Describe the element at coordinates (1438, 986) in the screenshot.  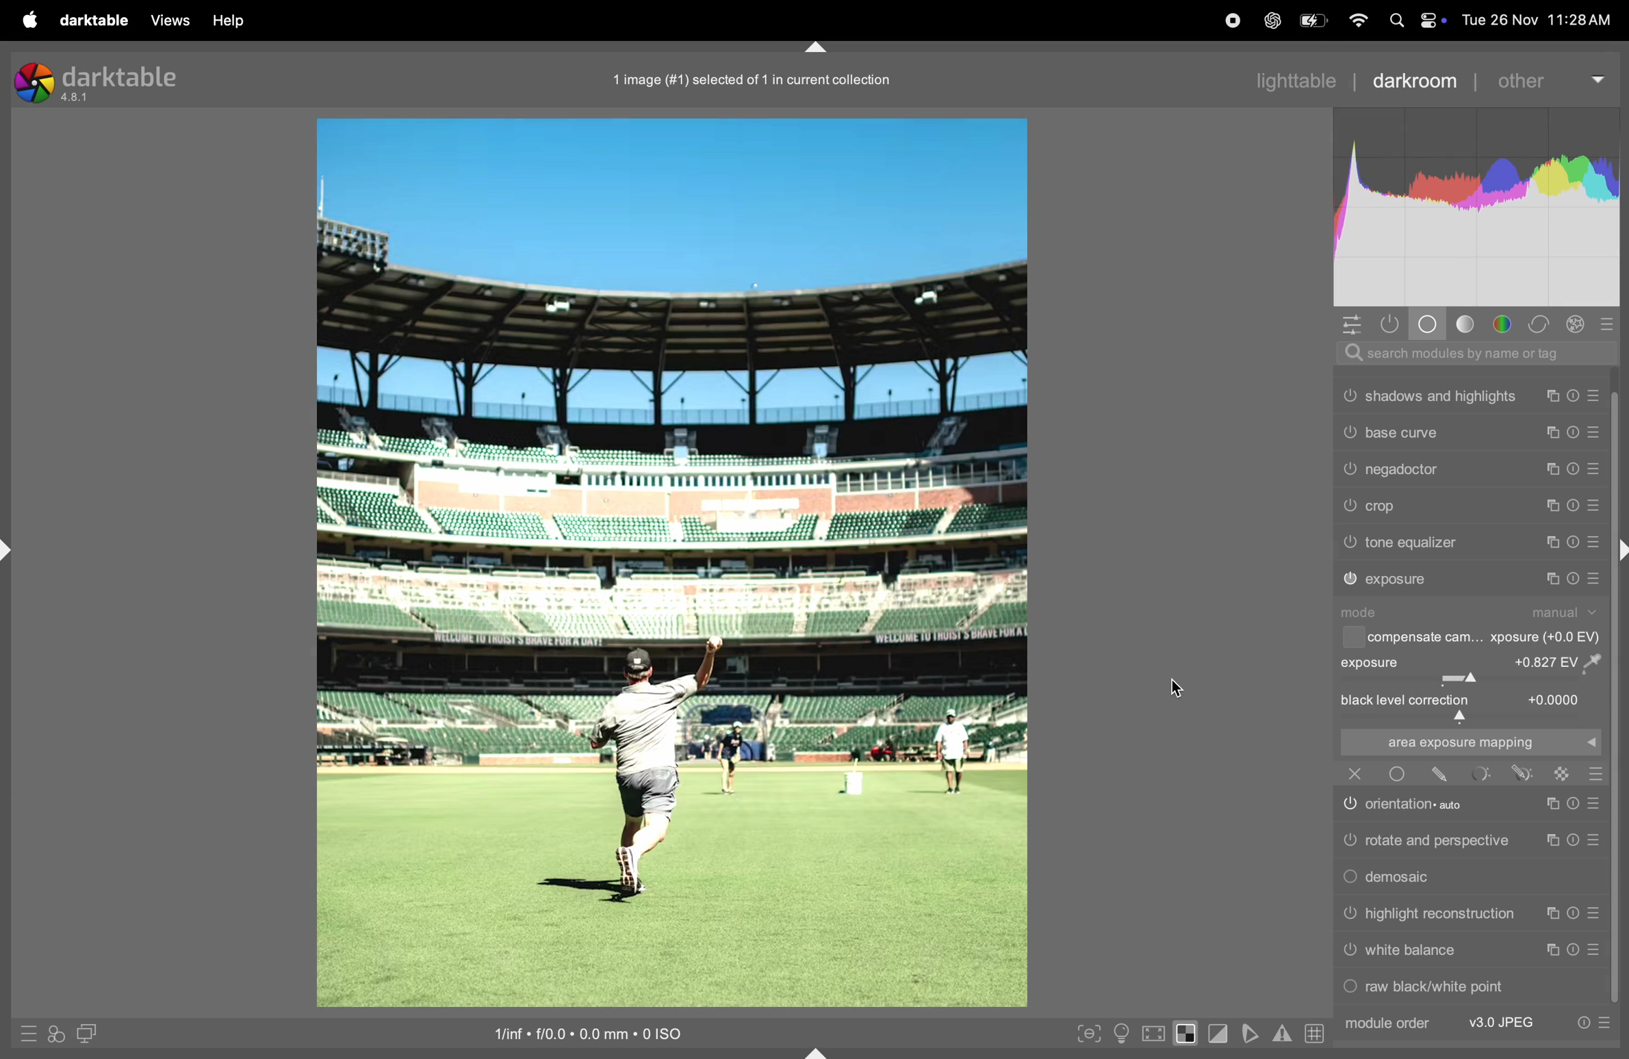
I see `raw balck and white point` at that location.